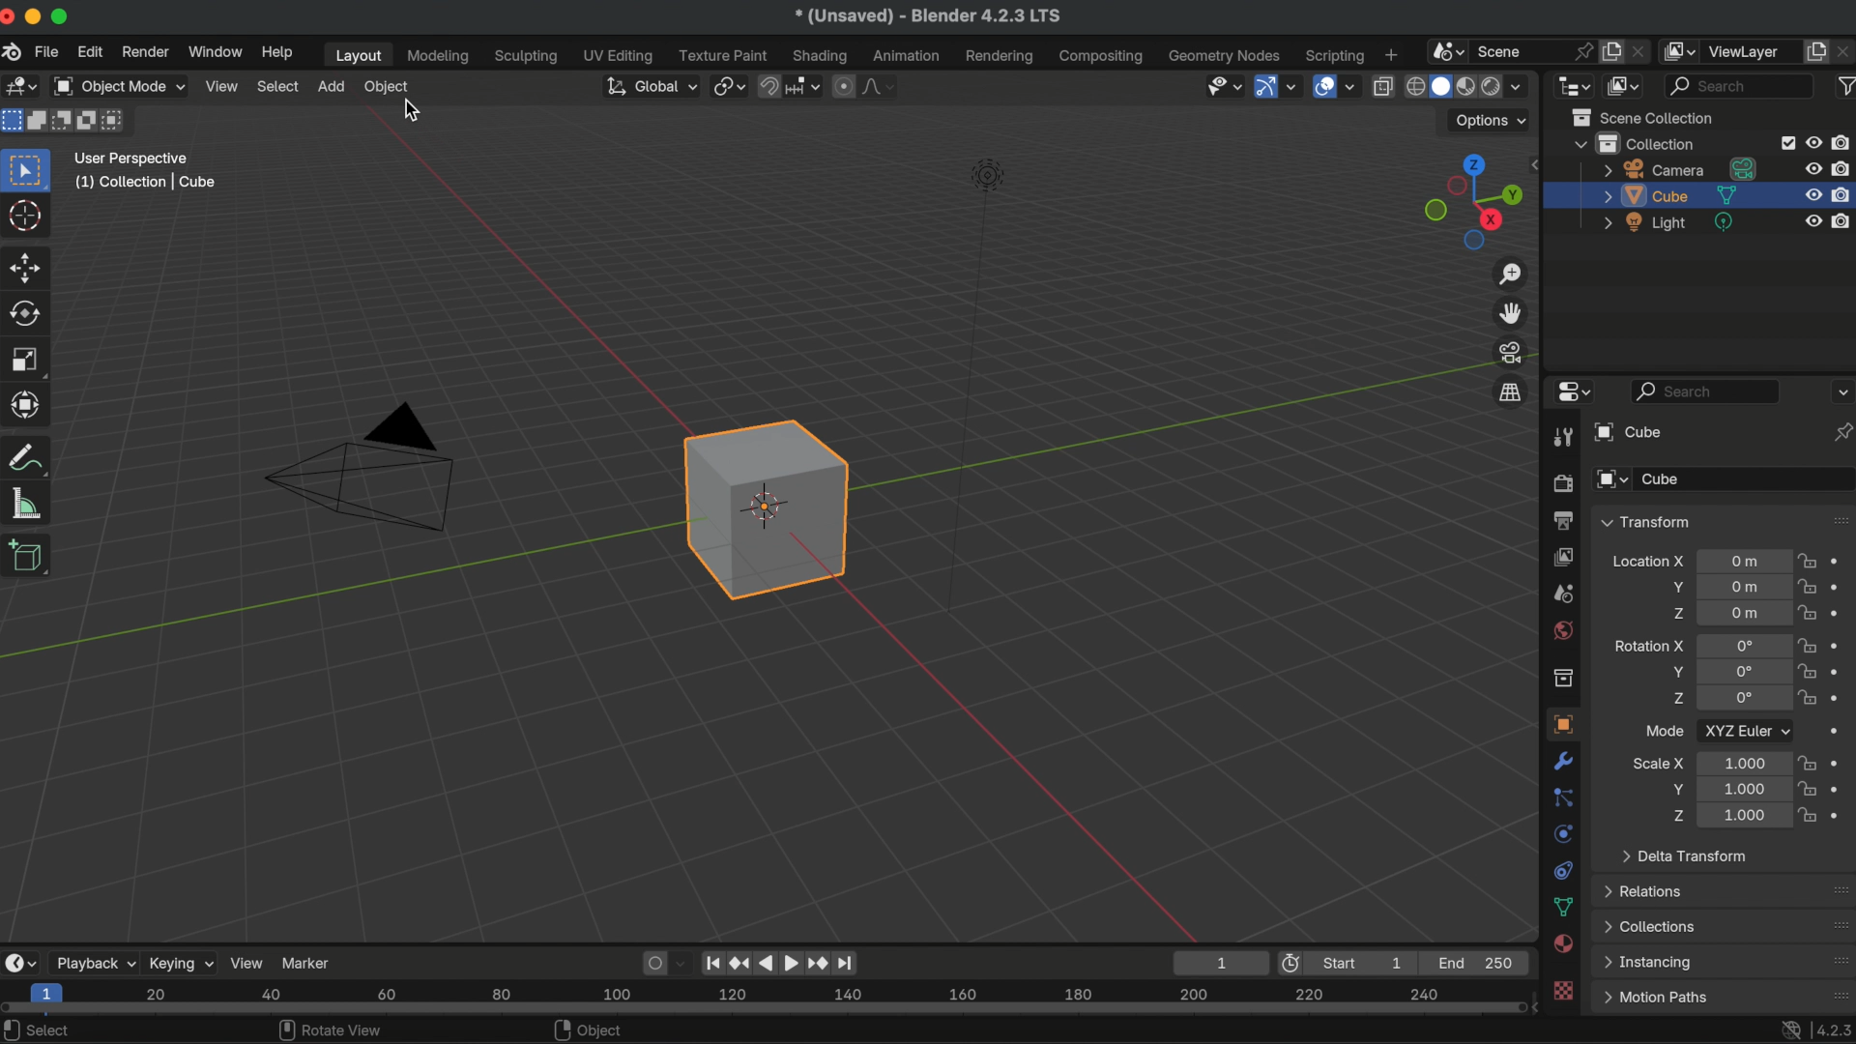 Image resolution: width=1856 pixels, height=1044 pixels. What do you see at coordinates (1562, 833) in the screenshot?
I see `physics` at bounding box center [1562, 833].